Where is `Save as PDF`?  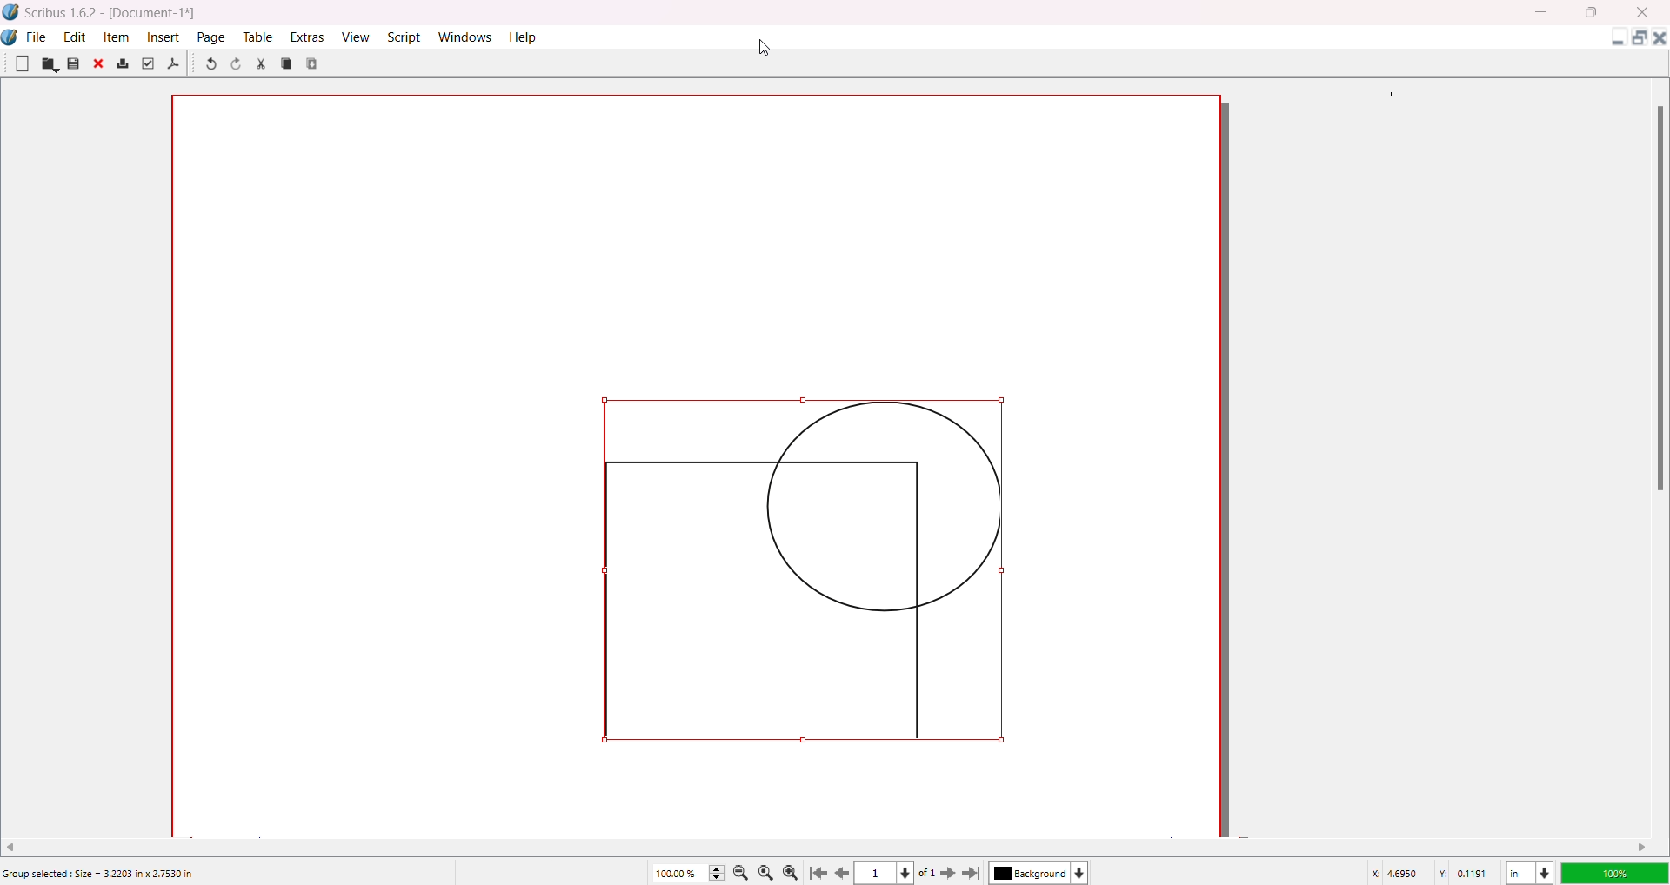 Save as PDF is located at coordinates (174, 64).